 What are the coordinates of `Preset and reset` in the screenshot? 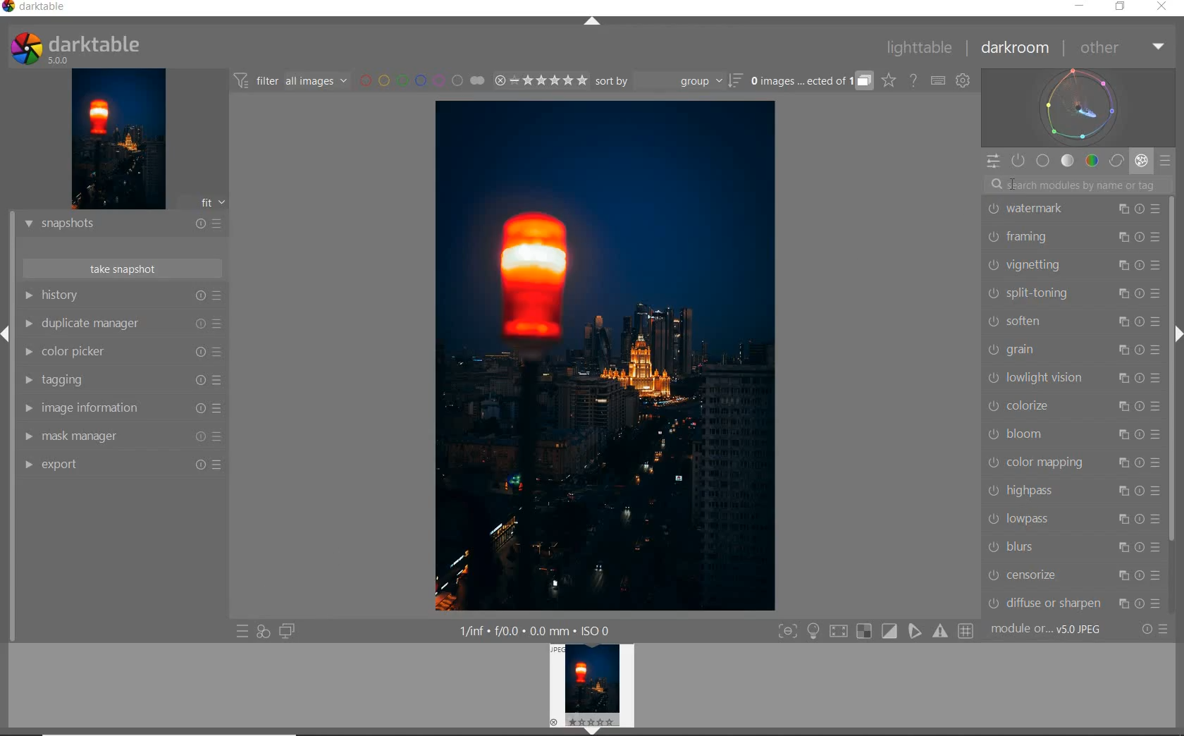 It's located at (1157, 294).